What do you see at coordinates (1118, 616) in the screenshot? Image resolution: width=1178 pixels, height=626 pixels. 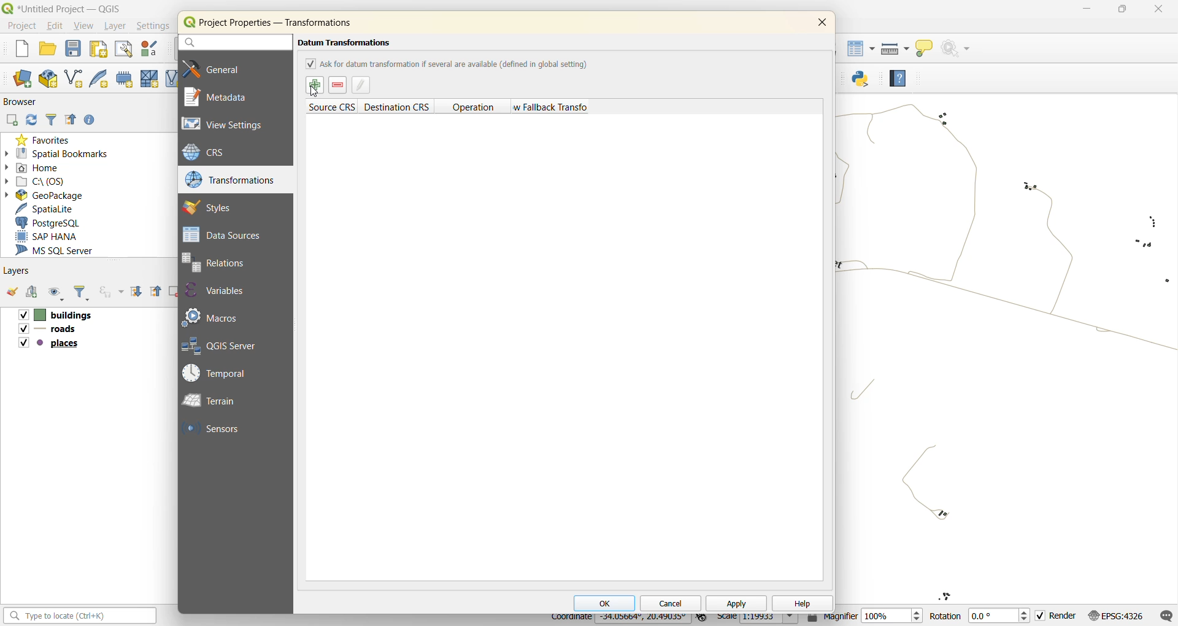 I see `crs` at bounding box center [1118, 616].